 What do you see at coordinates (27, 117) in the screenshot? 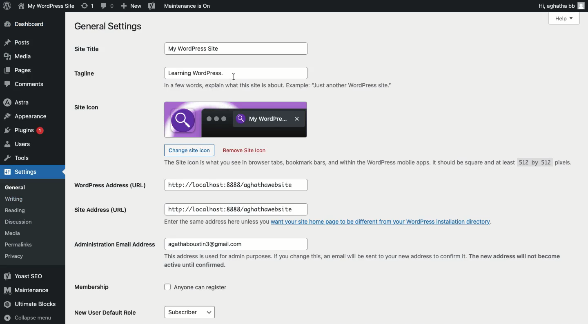
I see `Appearance` at bounding box center [27, 117].